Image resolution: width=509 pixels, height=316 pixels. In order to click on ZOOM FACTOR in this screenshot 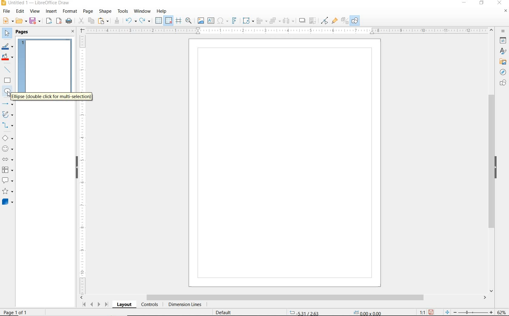, I will do `click(502, 311)`.